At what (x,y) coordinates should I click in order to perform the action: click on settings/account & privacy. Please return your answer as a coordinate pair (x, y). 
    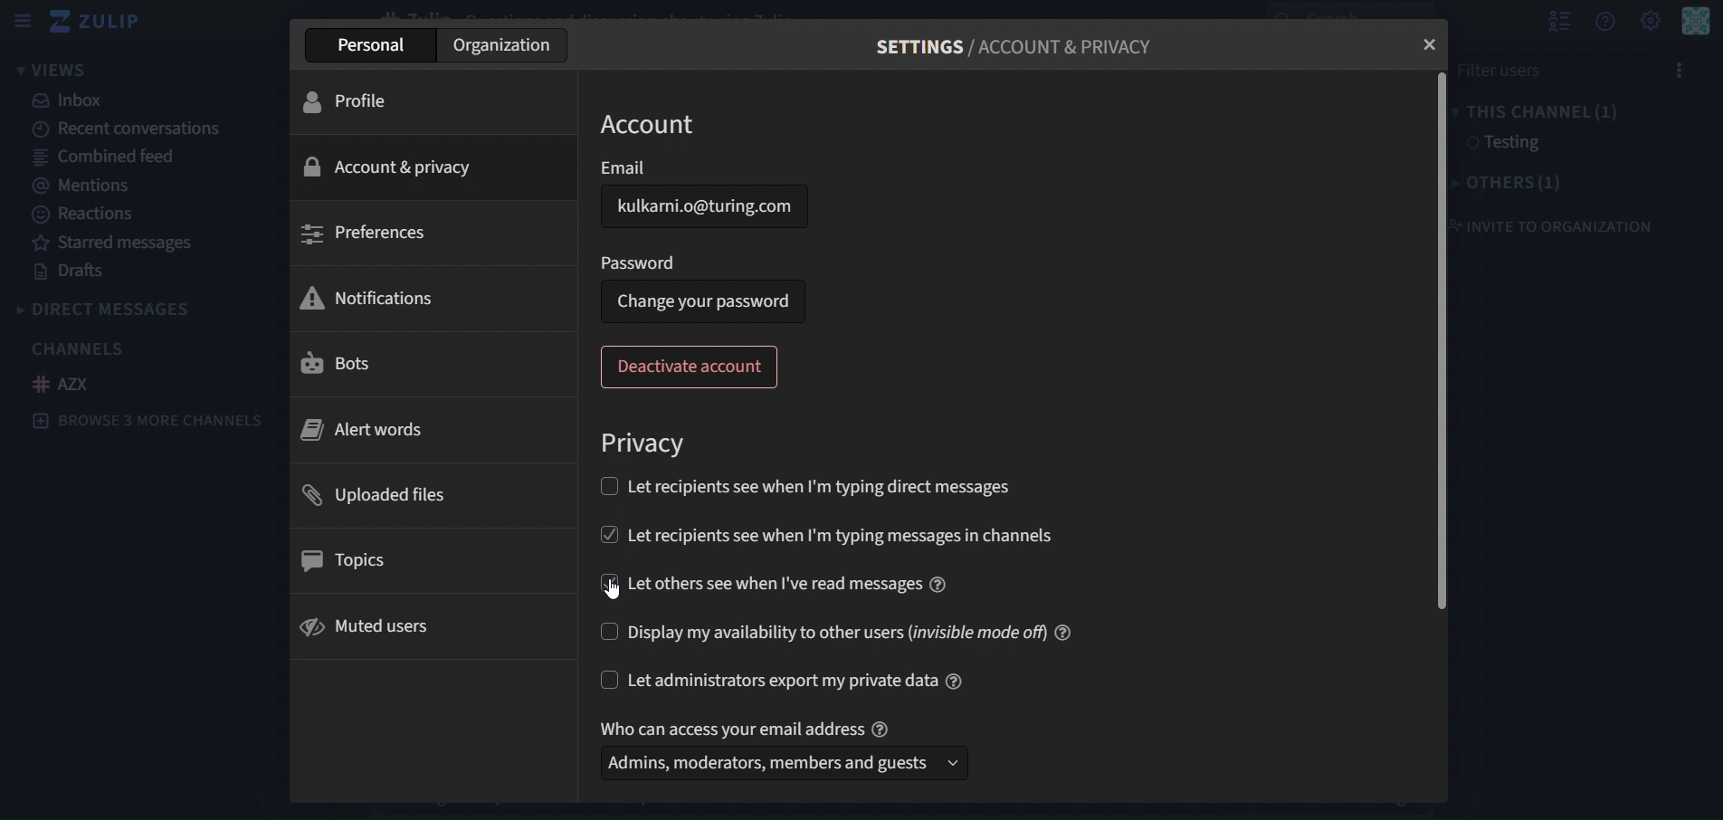
    Looking at the image, I should click on (1010, 50).